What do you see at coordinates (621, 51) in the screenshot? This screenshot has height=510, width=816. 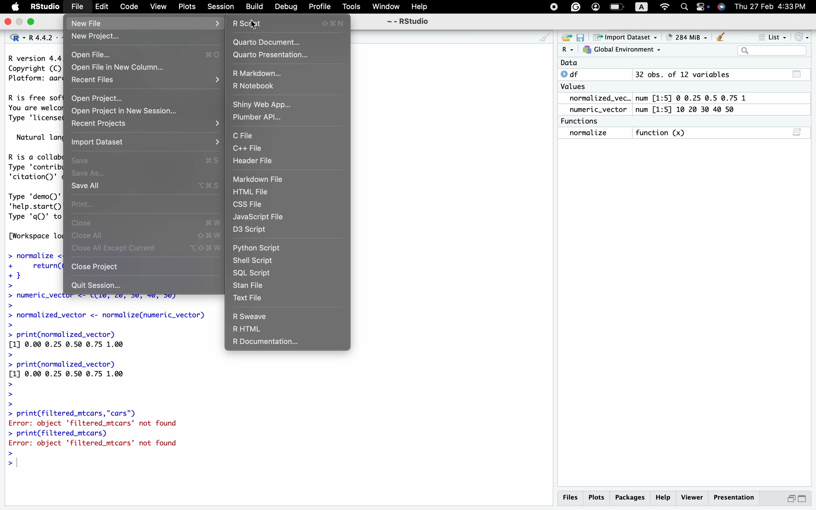 I see `GLOBAL ENVIRONEMENT` at bounding box center [621, 51].